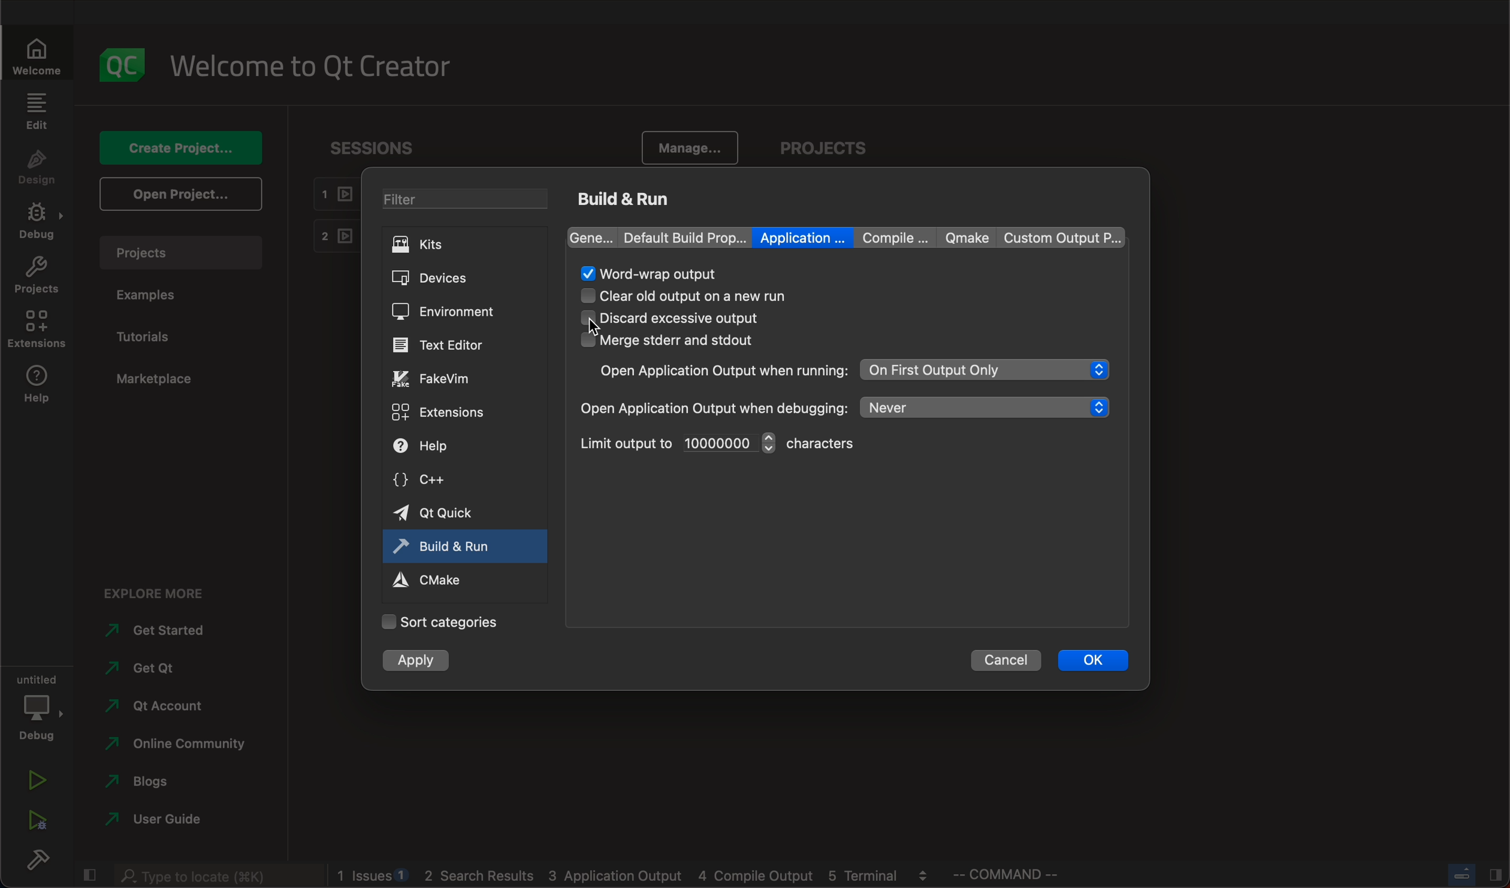 The image size is (1510, 888). I want to click on open, so click(178, 194).